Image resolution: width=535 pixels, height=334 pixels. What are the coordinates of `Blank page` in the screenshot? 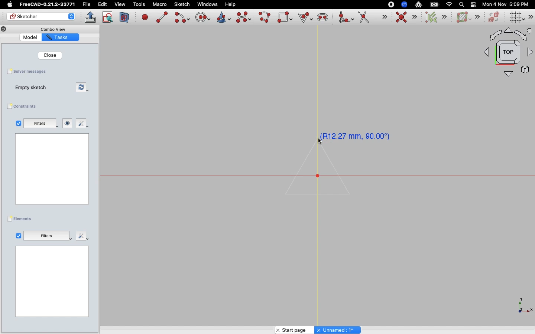 It's located at (52, 168).